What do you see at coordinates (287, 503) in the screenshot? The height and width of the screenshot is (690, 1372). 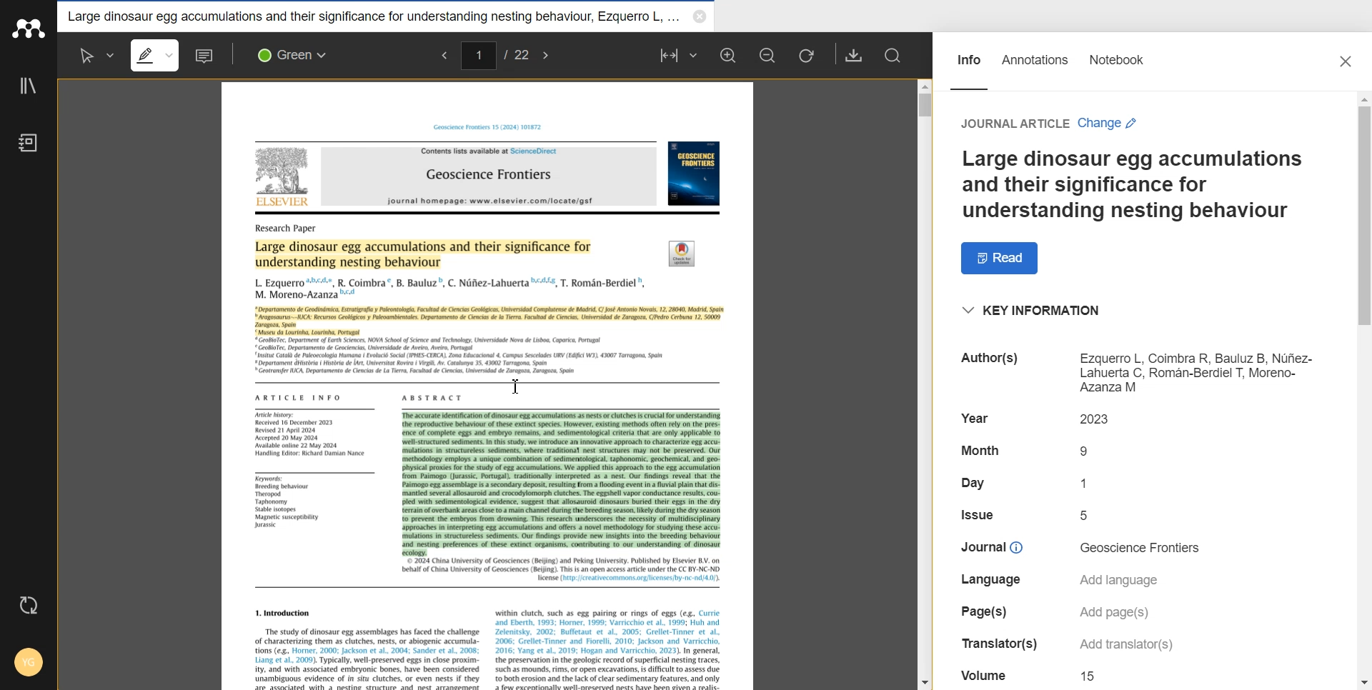 I see `text` at bounding box center [287, 503].